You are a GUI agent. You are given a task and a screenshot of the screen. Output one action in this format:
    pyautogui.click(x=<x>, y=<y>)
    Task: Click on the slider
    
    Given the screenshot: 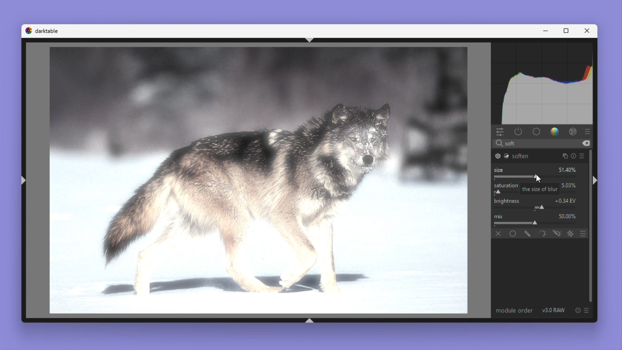 What is the action you would take?
    pyautogui.click(x=535, y=177)
    